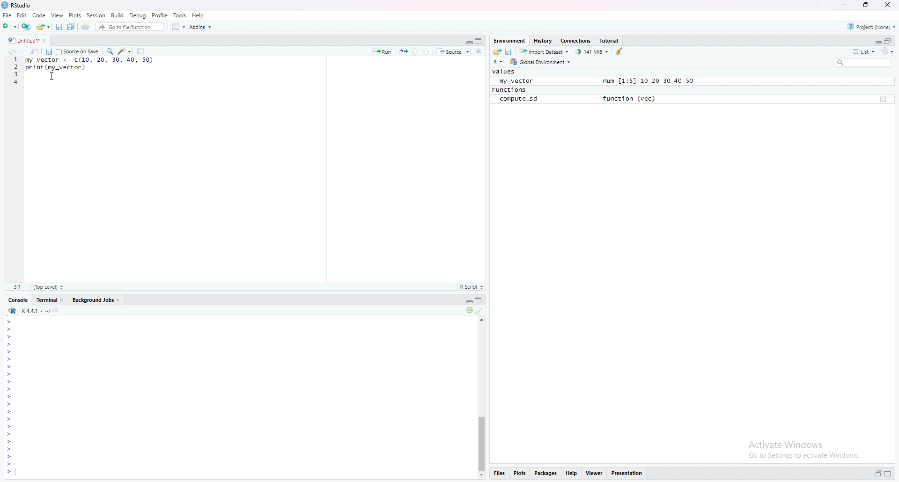  Describe the element at coordinates (75, 15) in the screenshot. I see `Plots` at that location.